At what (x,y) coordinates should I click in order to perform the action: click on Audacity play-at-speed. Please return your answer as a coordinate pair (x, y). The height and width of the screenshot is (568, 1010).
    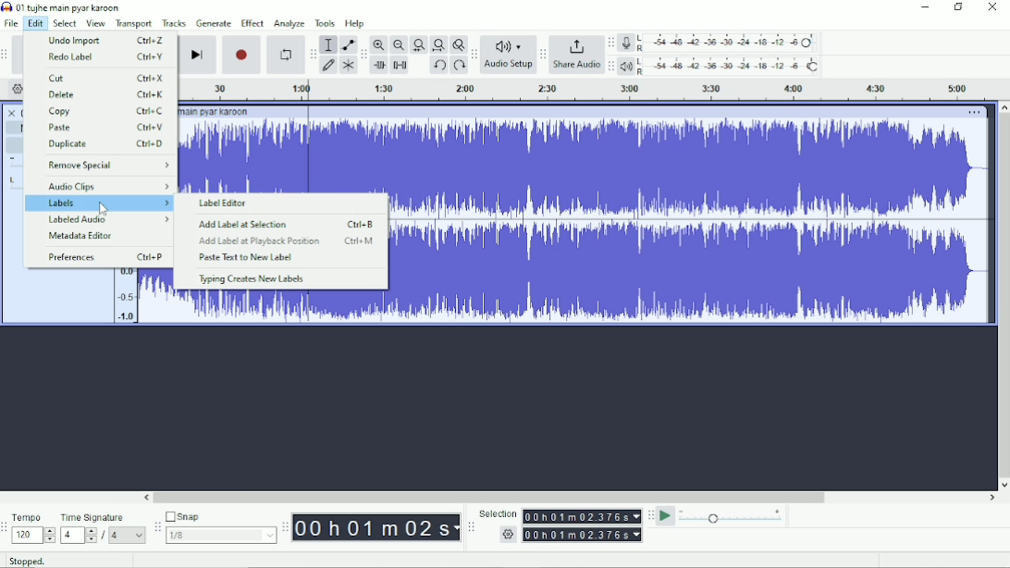
    Looking at the image, I should click on (650, 516).